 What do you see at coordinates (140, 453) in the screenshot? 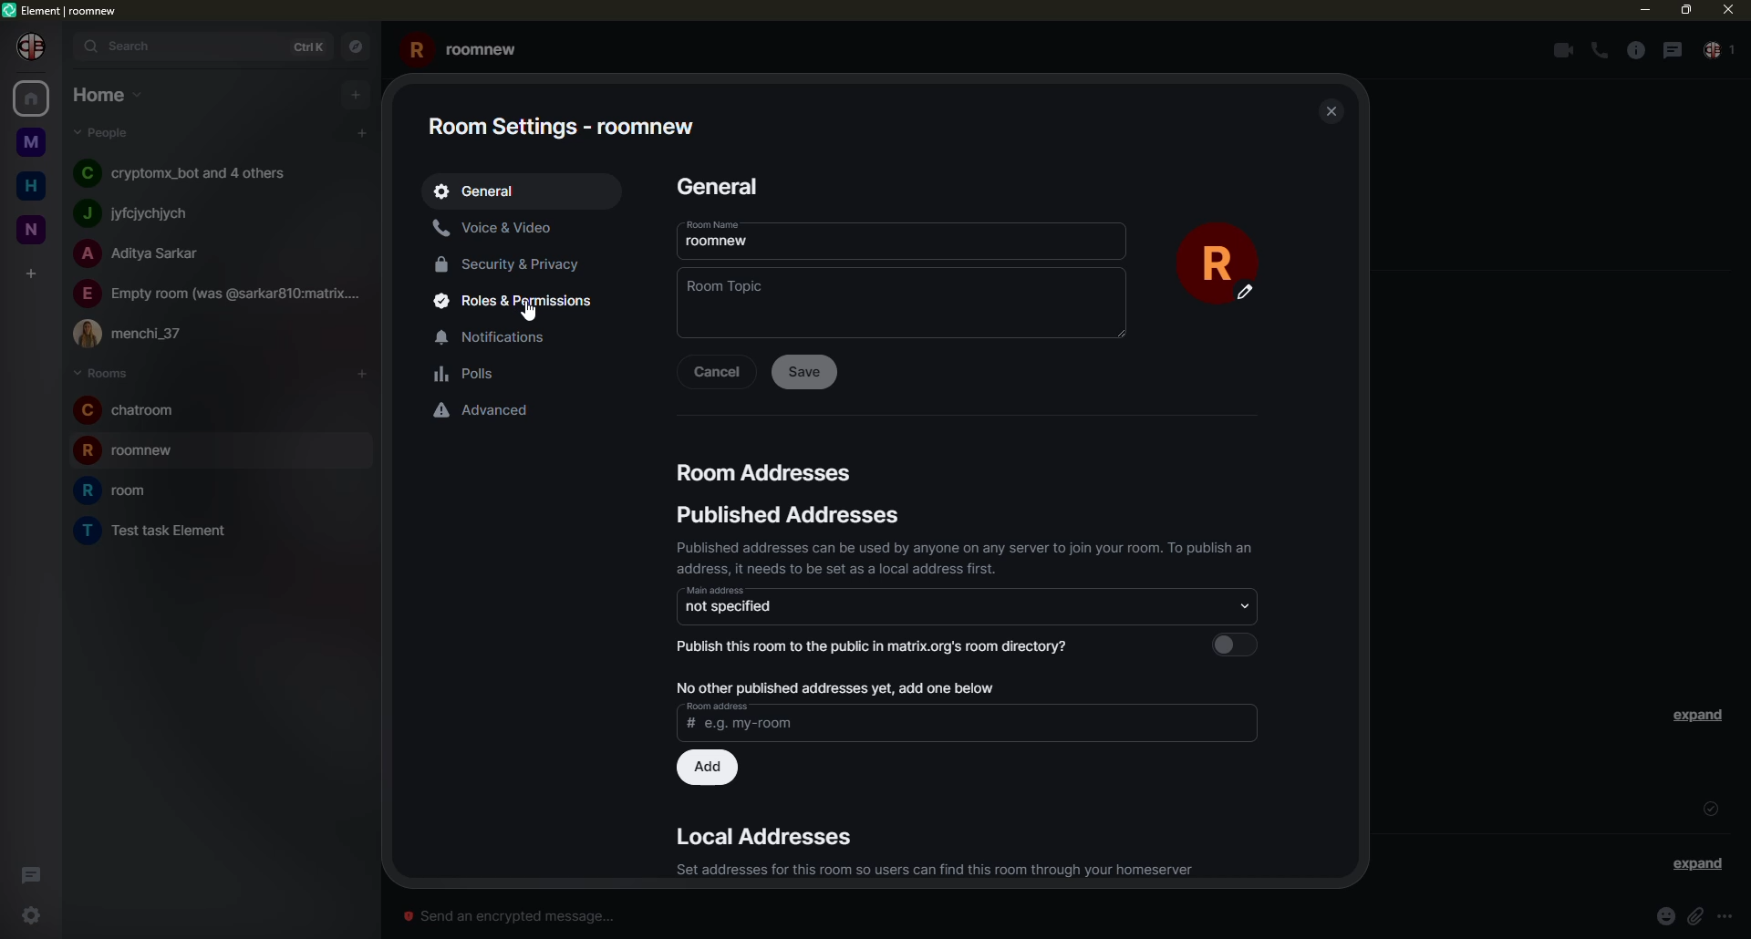
I see `room` at bounding box center [140, 453].